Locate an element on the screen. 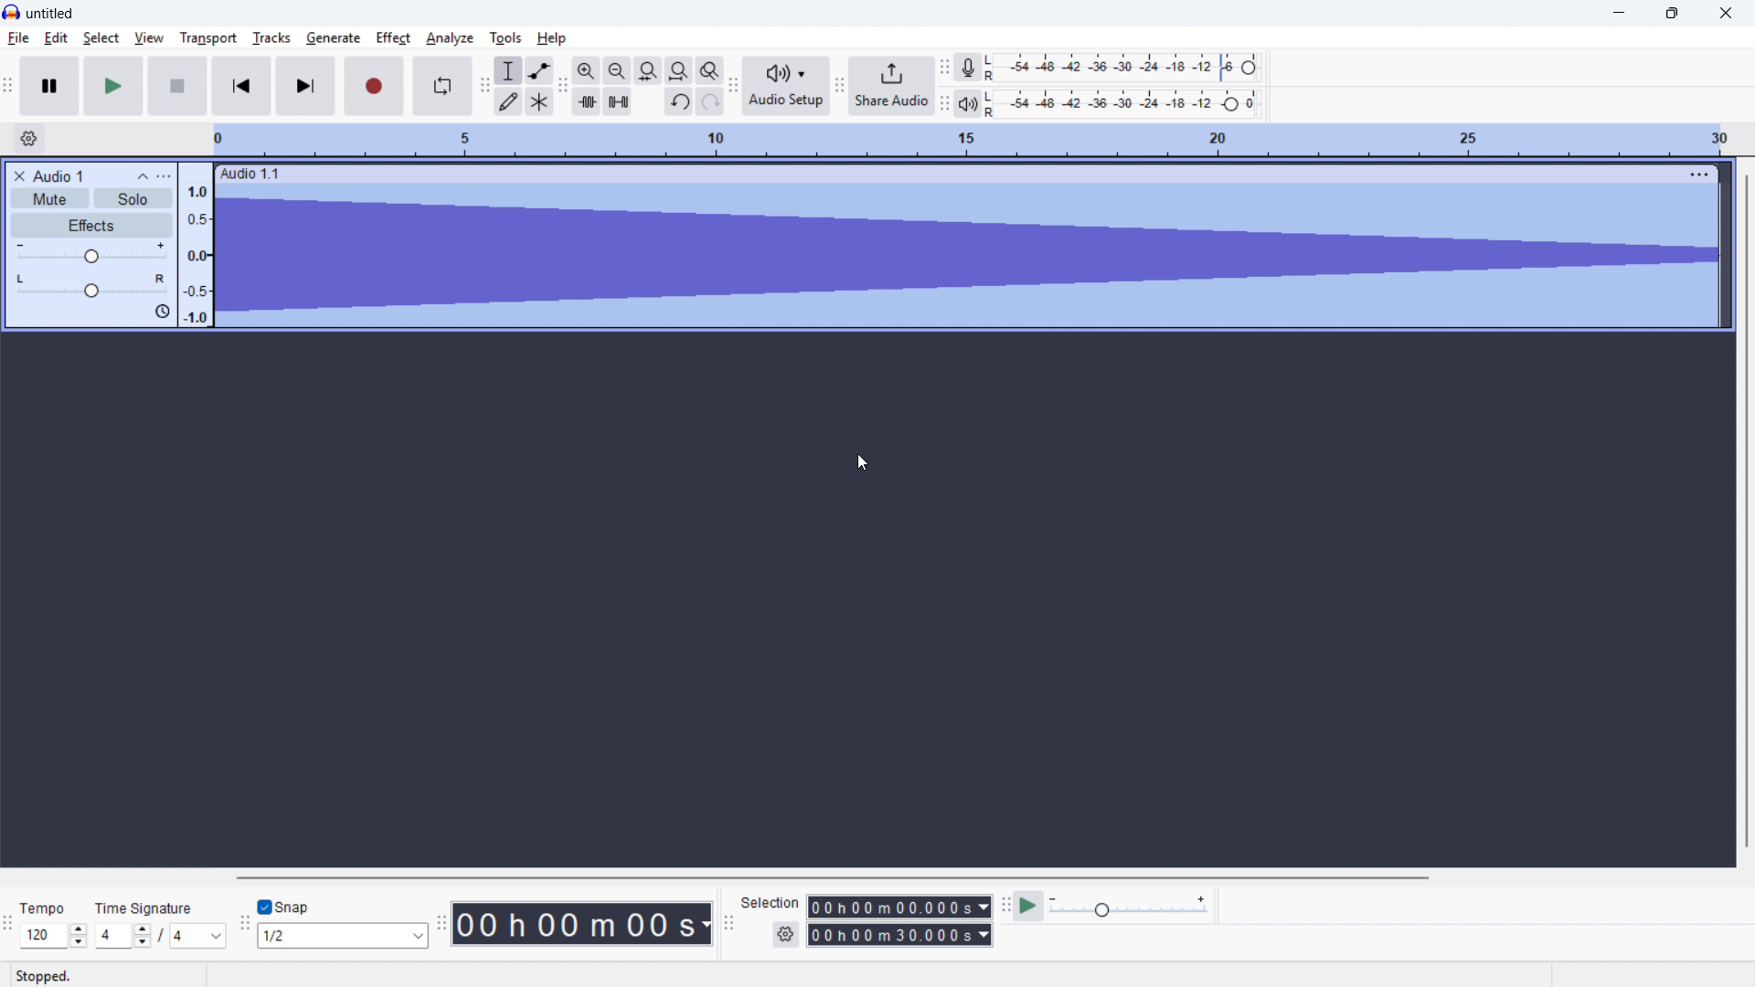 This screenshot has width=1755, height=987. time toolbar  is located at coordinates (441, 924).